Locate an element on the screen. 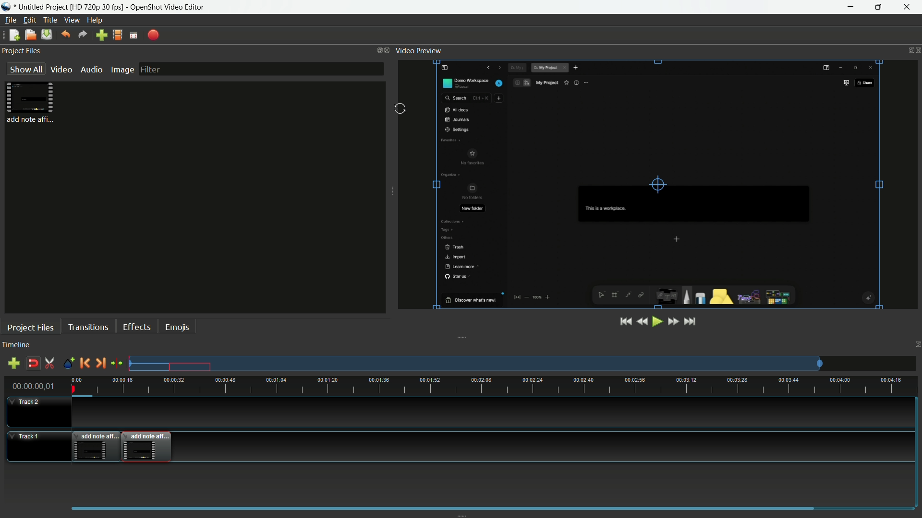  scrollbar is located at coordinates (443, 506).